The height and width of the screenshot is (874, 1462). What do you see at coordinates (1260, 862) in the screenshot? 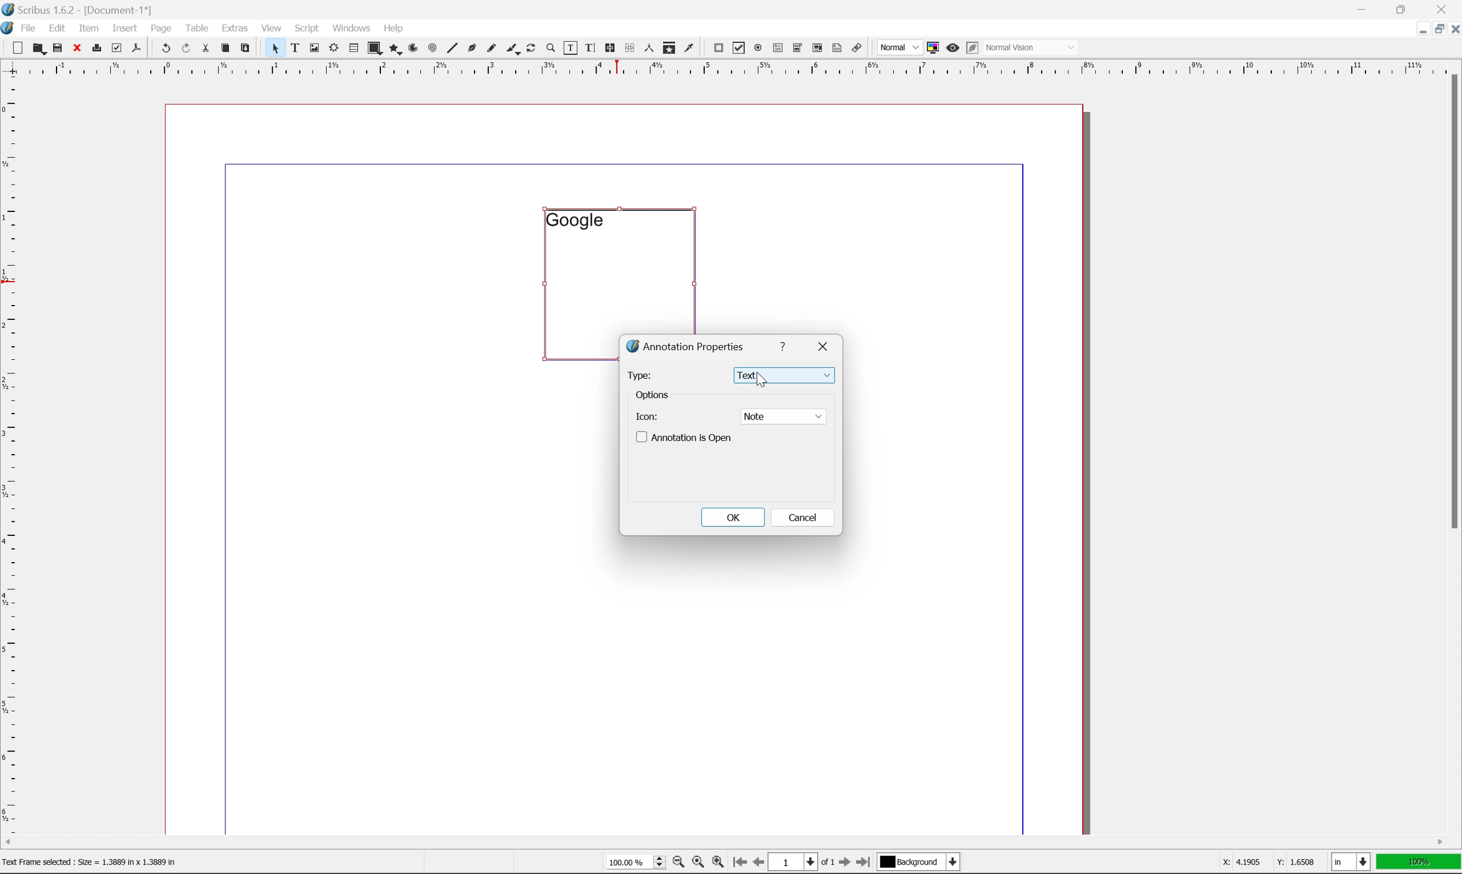
I see `coordinates` at bounding box center [1260, 862].